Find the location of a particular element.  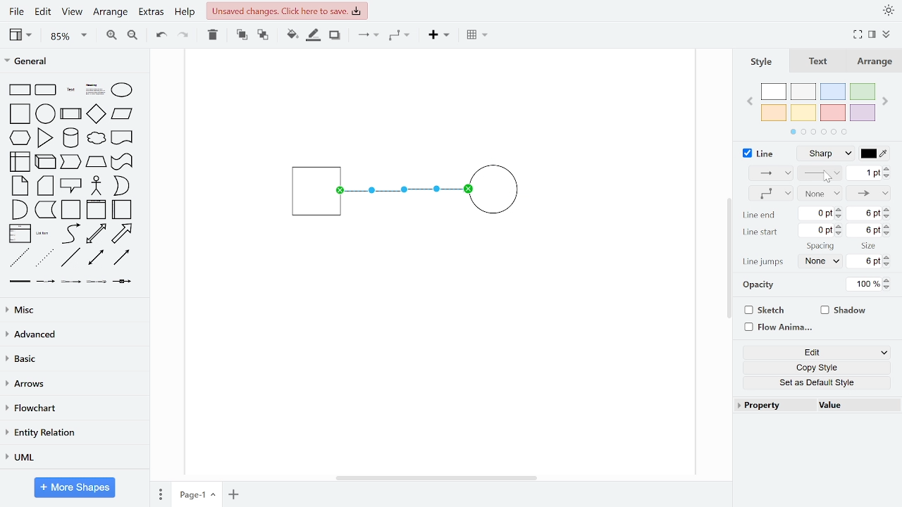

horizontal container is located at coordinates (123, 209).